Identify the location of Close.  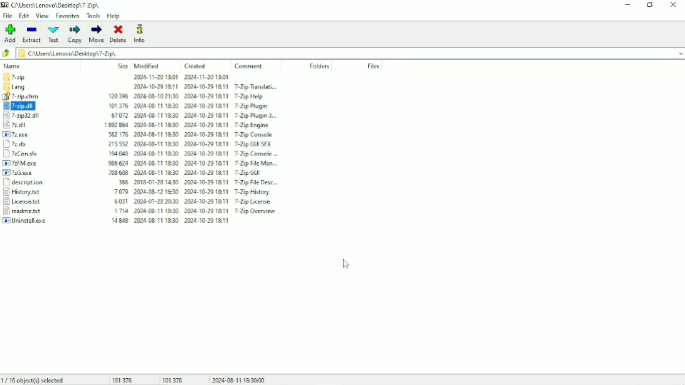
(674, 4).